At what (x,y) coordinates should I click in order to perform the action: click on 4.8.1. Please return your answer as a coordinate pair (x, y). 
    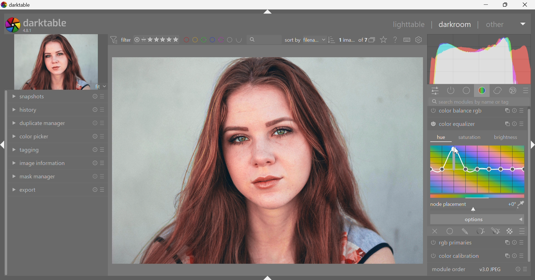
    Looking at the image, I should click on (30, 30).